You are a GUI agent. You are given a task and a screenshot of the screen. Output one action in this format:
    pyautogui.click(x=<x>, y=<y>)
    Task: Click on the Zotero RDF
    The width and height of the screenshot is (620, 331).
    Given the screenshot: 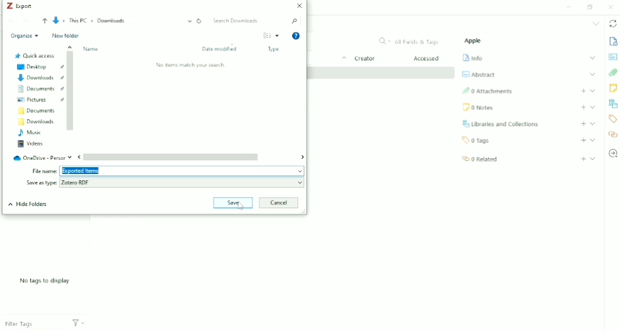 What is the action you would take?
    pyautogui.click(x=182, y=182)
    